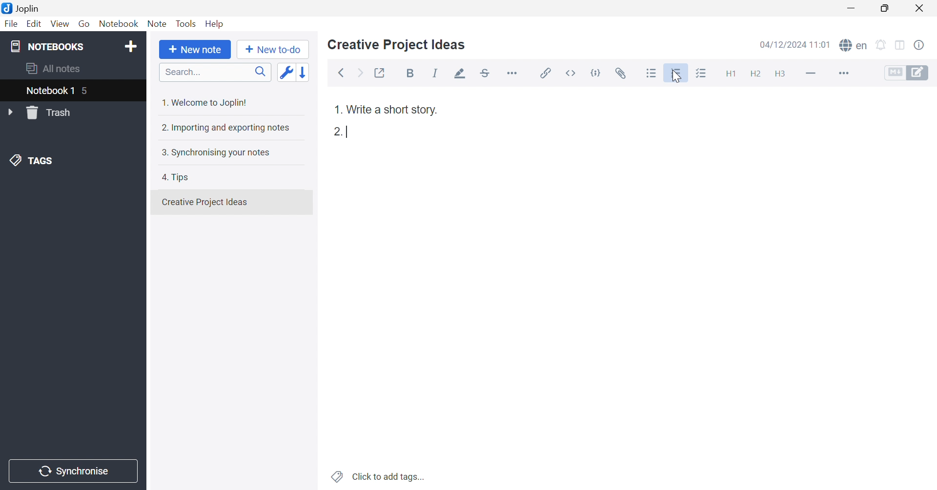 The width and height of the screenshot is (937, 490). Describe the element at coordinates (811, 74) in the screenshot. I see `Horizontal line` at that location.